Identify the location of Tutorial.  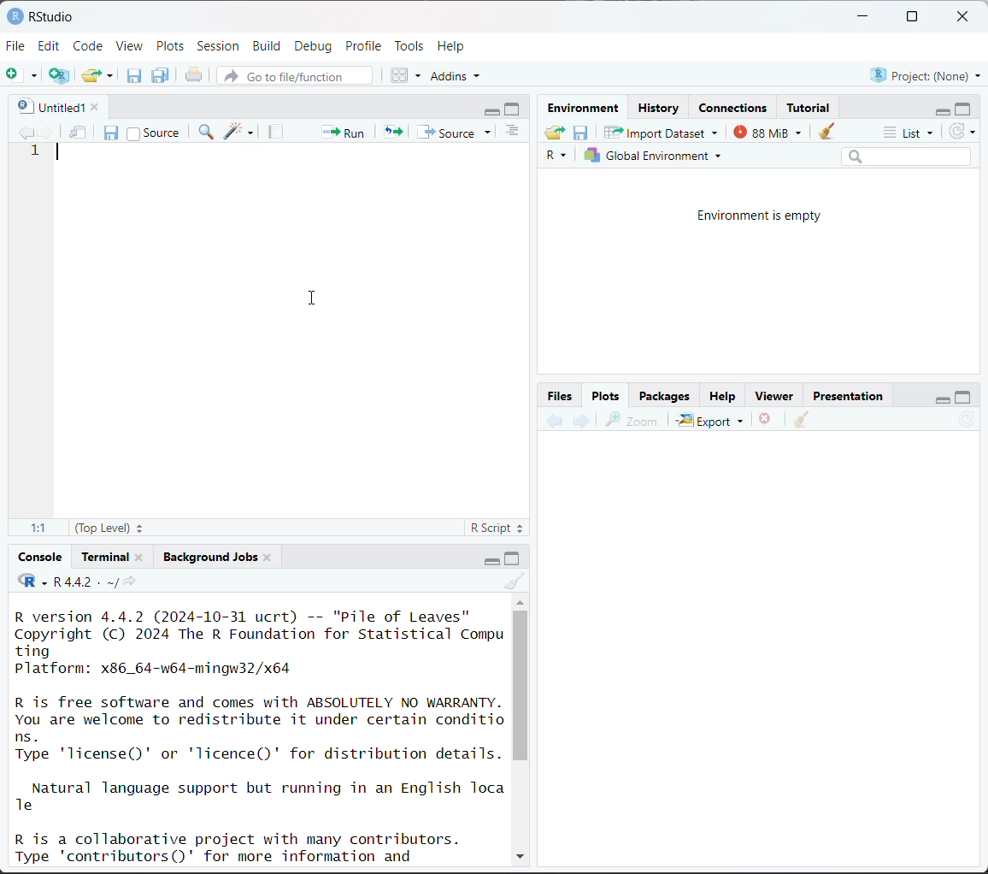
(810, 105).